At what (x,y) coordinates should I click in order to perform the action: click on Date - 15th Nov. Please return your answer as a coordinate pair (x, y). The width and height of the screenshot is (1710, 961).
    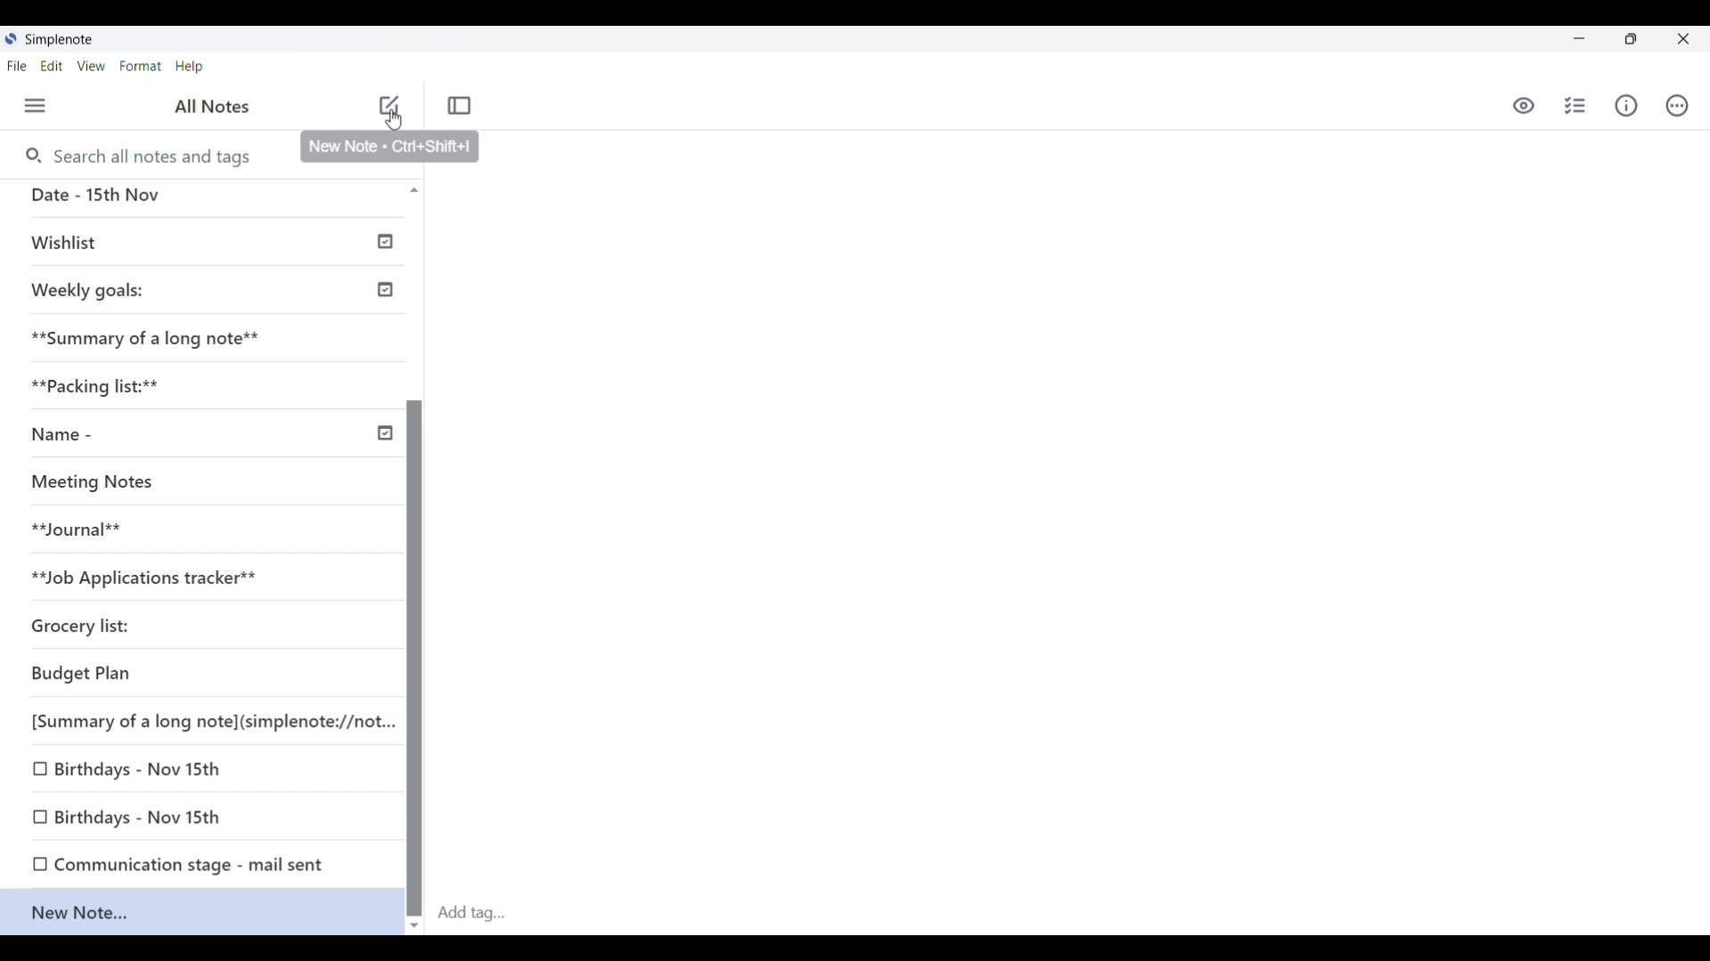
    Looking at the image, I should click on (110, 197).